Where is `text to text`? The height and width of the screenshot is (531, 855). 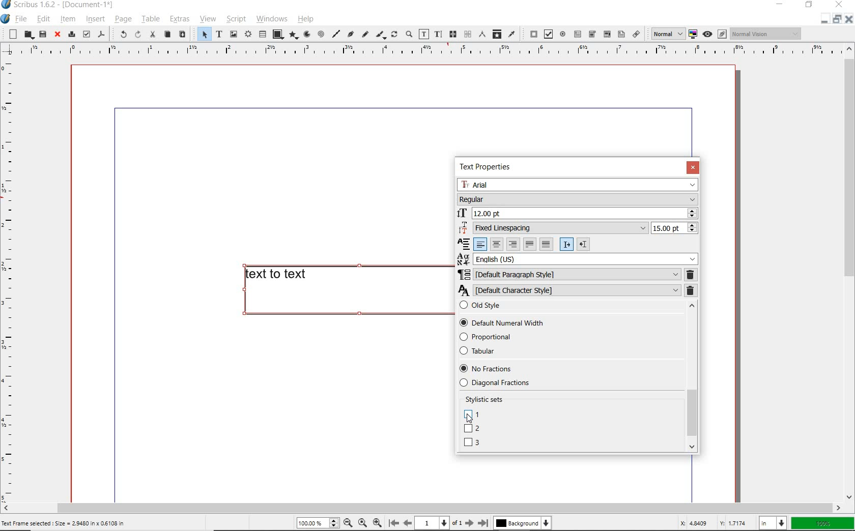
text to text is located at coordinates (344, 290).